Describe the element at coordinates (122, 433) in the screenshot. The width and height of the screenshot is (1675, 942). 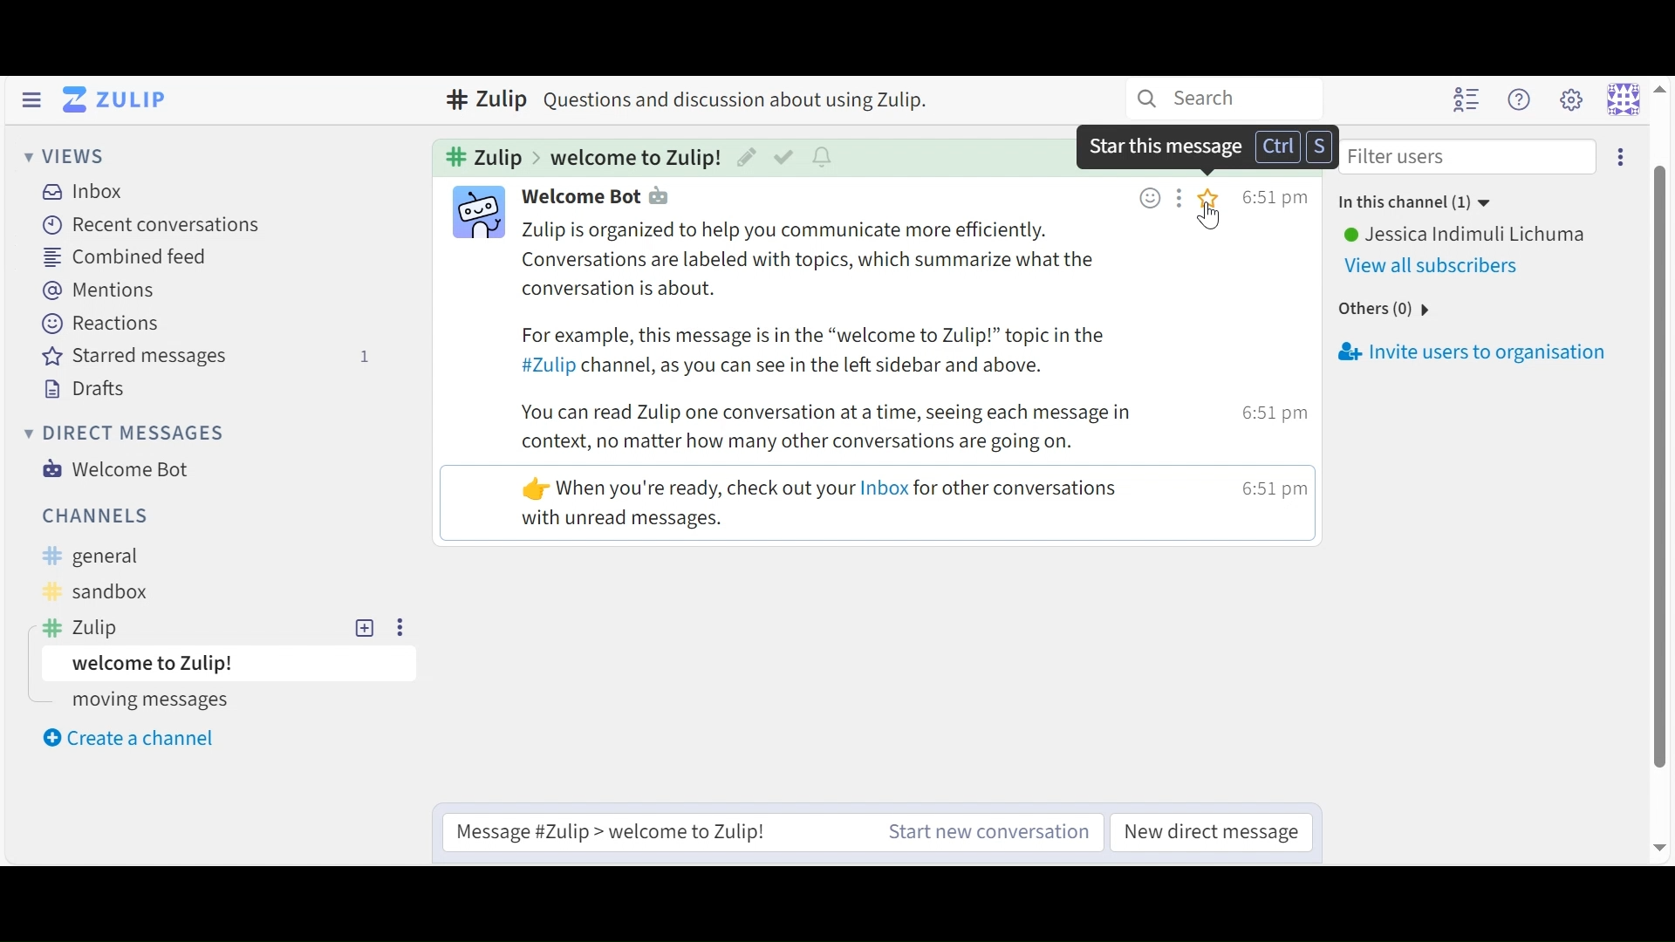
I see `Direct Messages` at that location.